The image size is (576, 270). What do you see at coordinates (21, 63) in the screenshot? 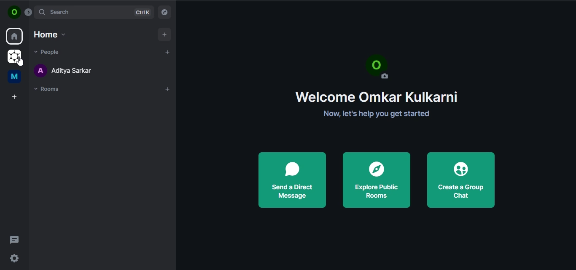
I see `cursor` at bounding box center [21, 63].